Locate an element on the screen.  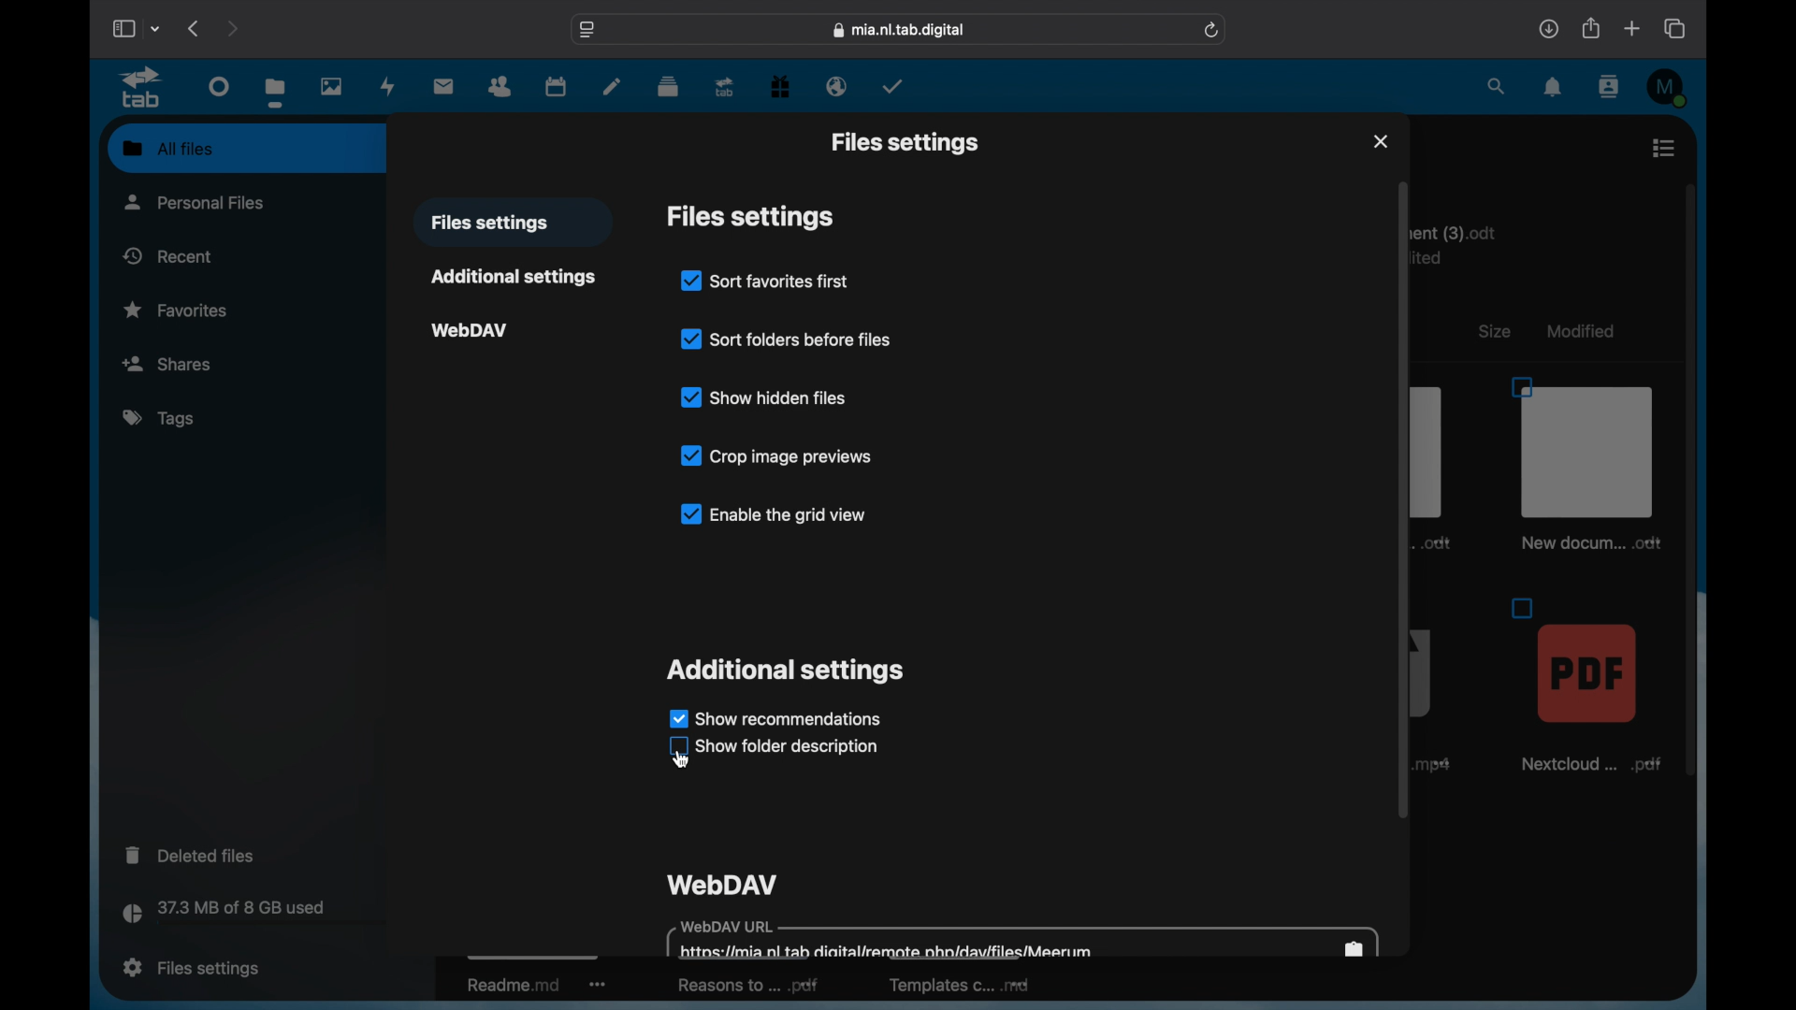
web address is located at coordinates (899, 30).